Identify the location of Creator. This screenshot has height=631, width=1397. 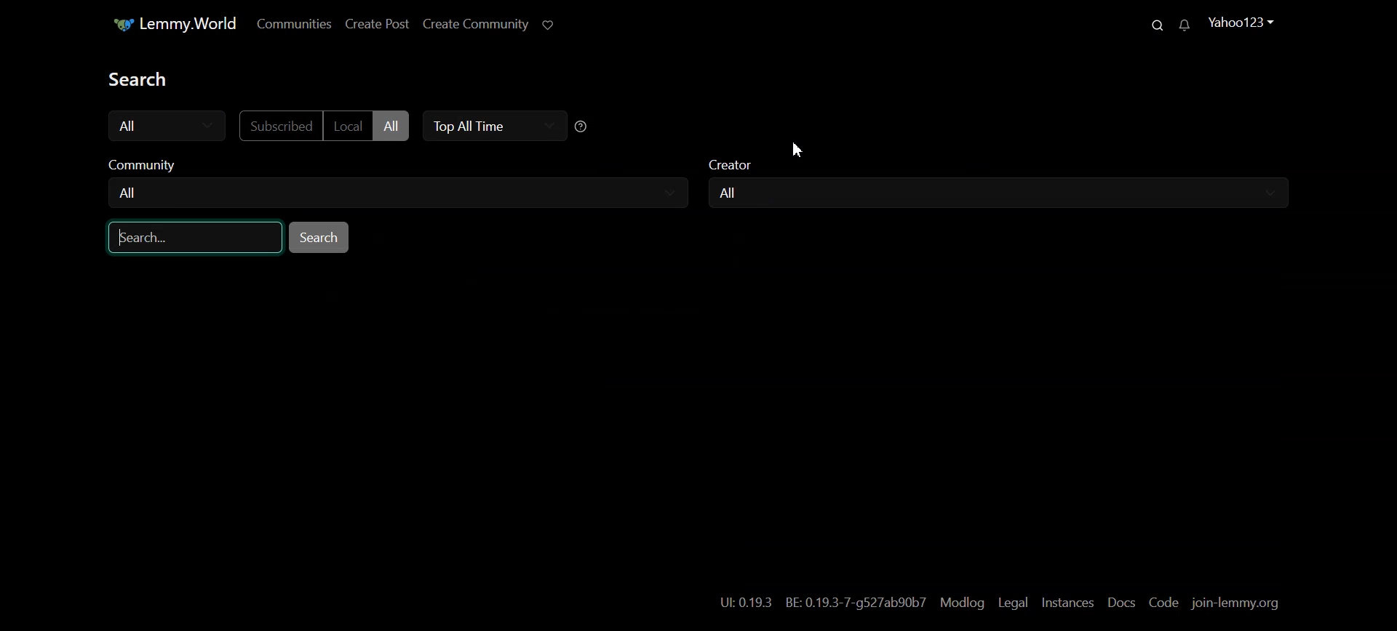
(1003, 168).